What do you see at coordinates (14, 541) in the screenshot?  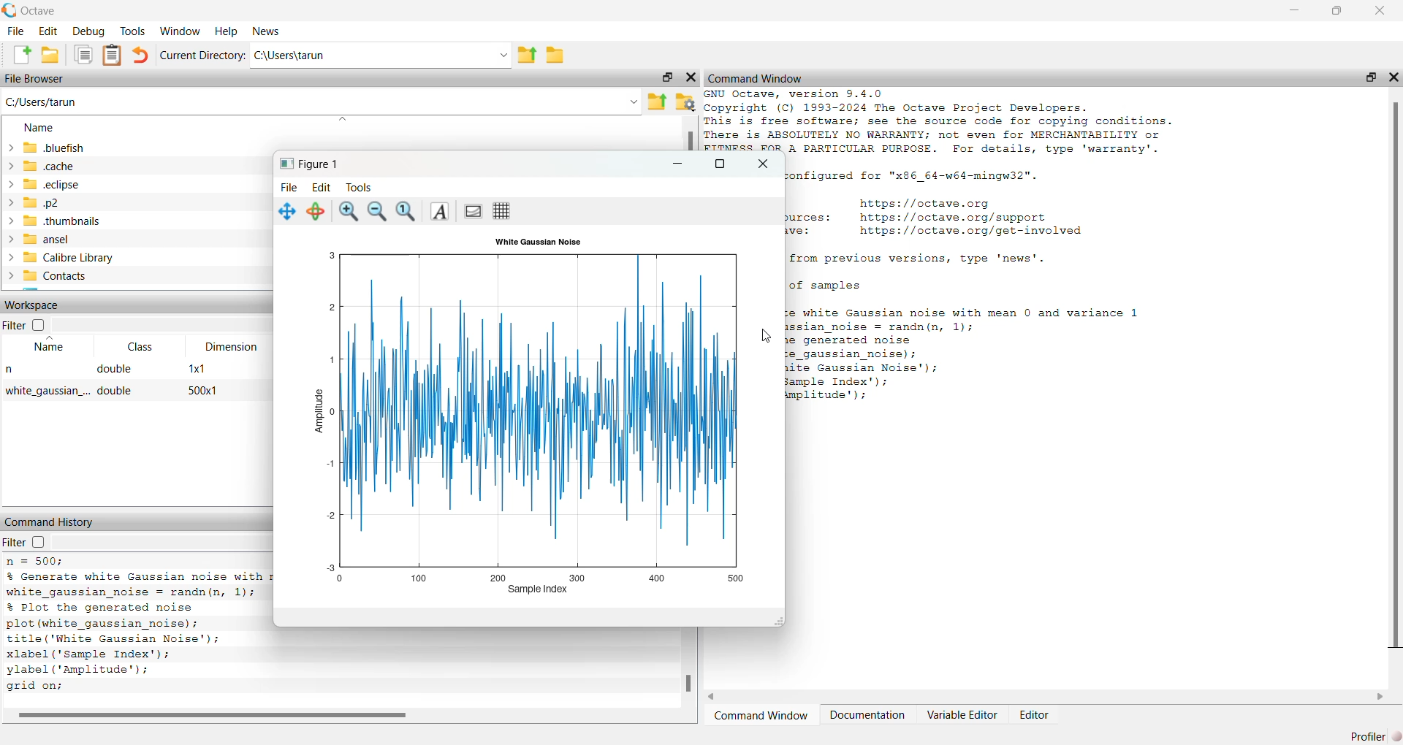 I see `filter` at bounding box center [14, 541].